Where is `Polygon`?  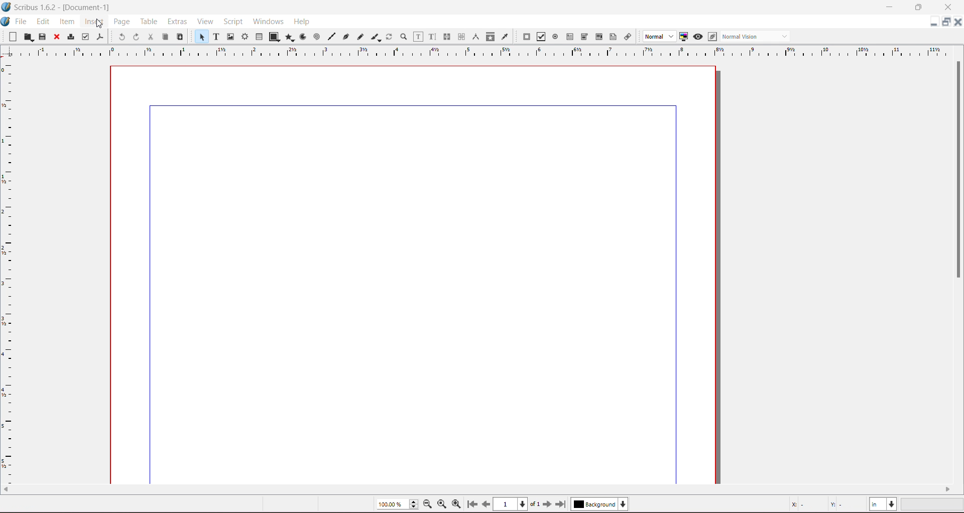
Polygon is located at coordinates (289, 38).